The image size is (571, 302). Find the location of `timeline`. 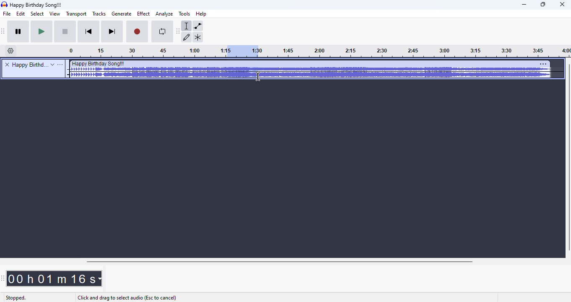

timeline is located at coordinates (415, 52).